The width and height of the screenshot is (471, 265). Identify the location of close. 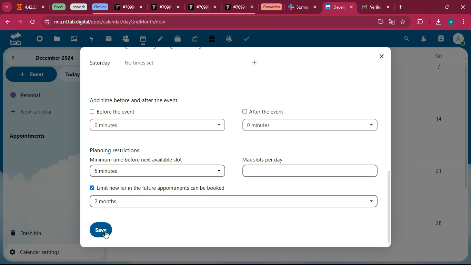
(317, 7).